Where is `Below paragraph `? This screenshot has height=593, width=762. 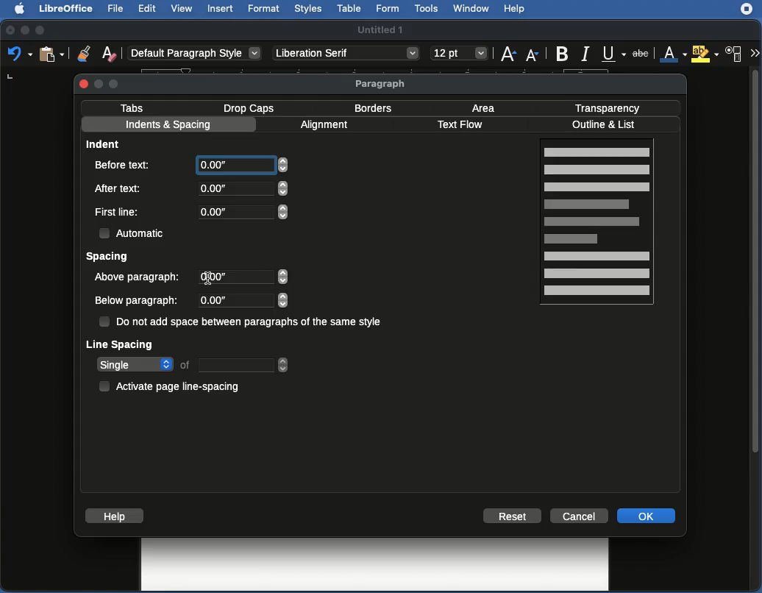 Below paragraph  is located at coordinates (137, 301).